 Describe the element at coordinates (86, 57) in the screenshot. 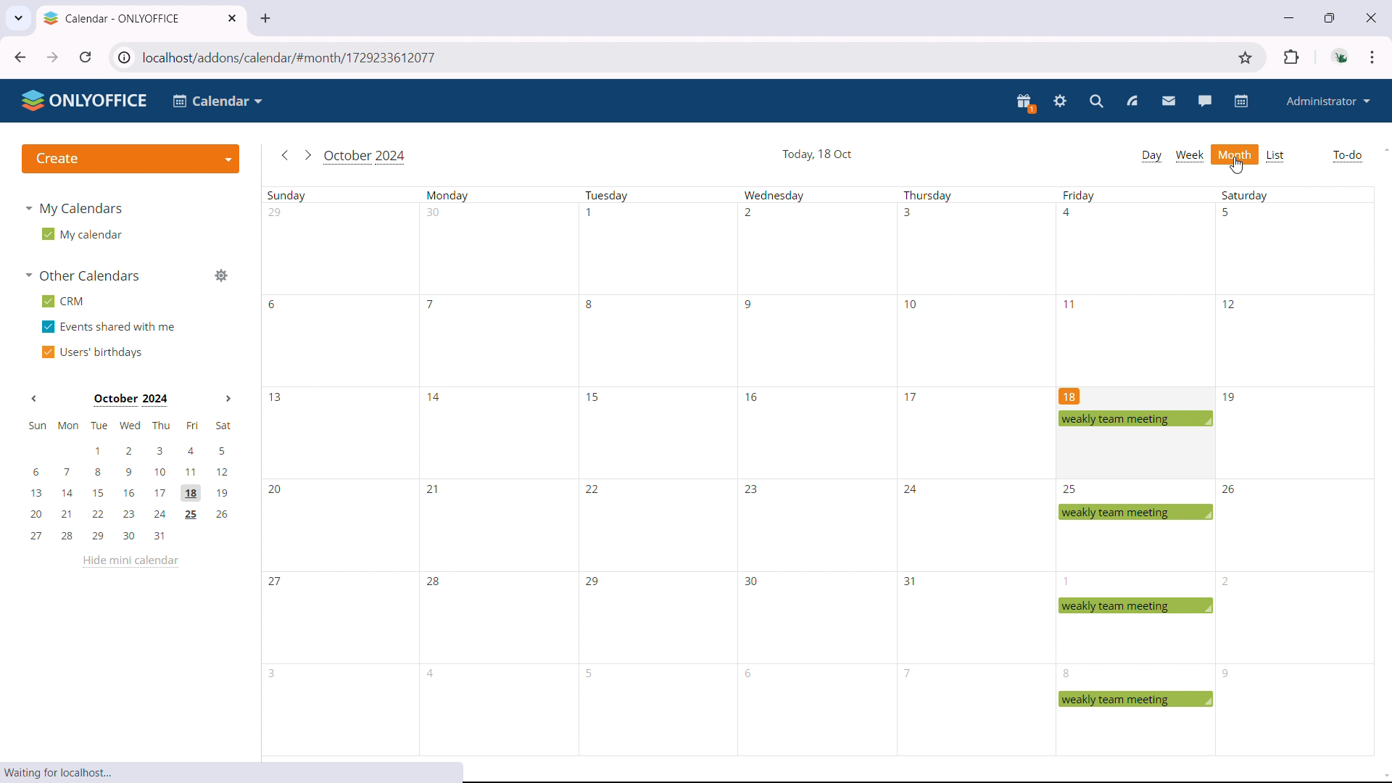

I see `refresh` at that location.